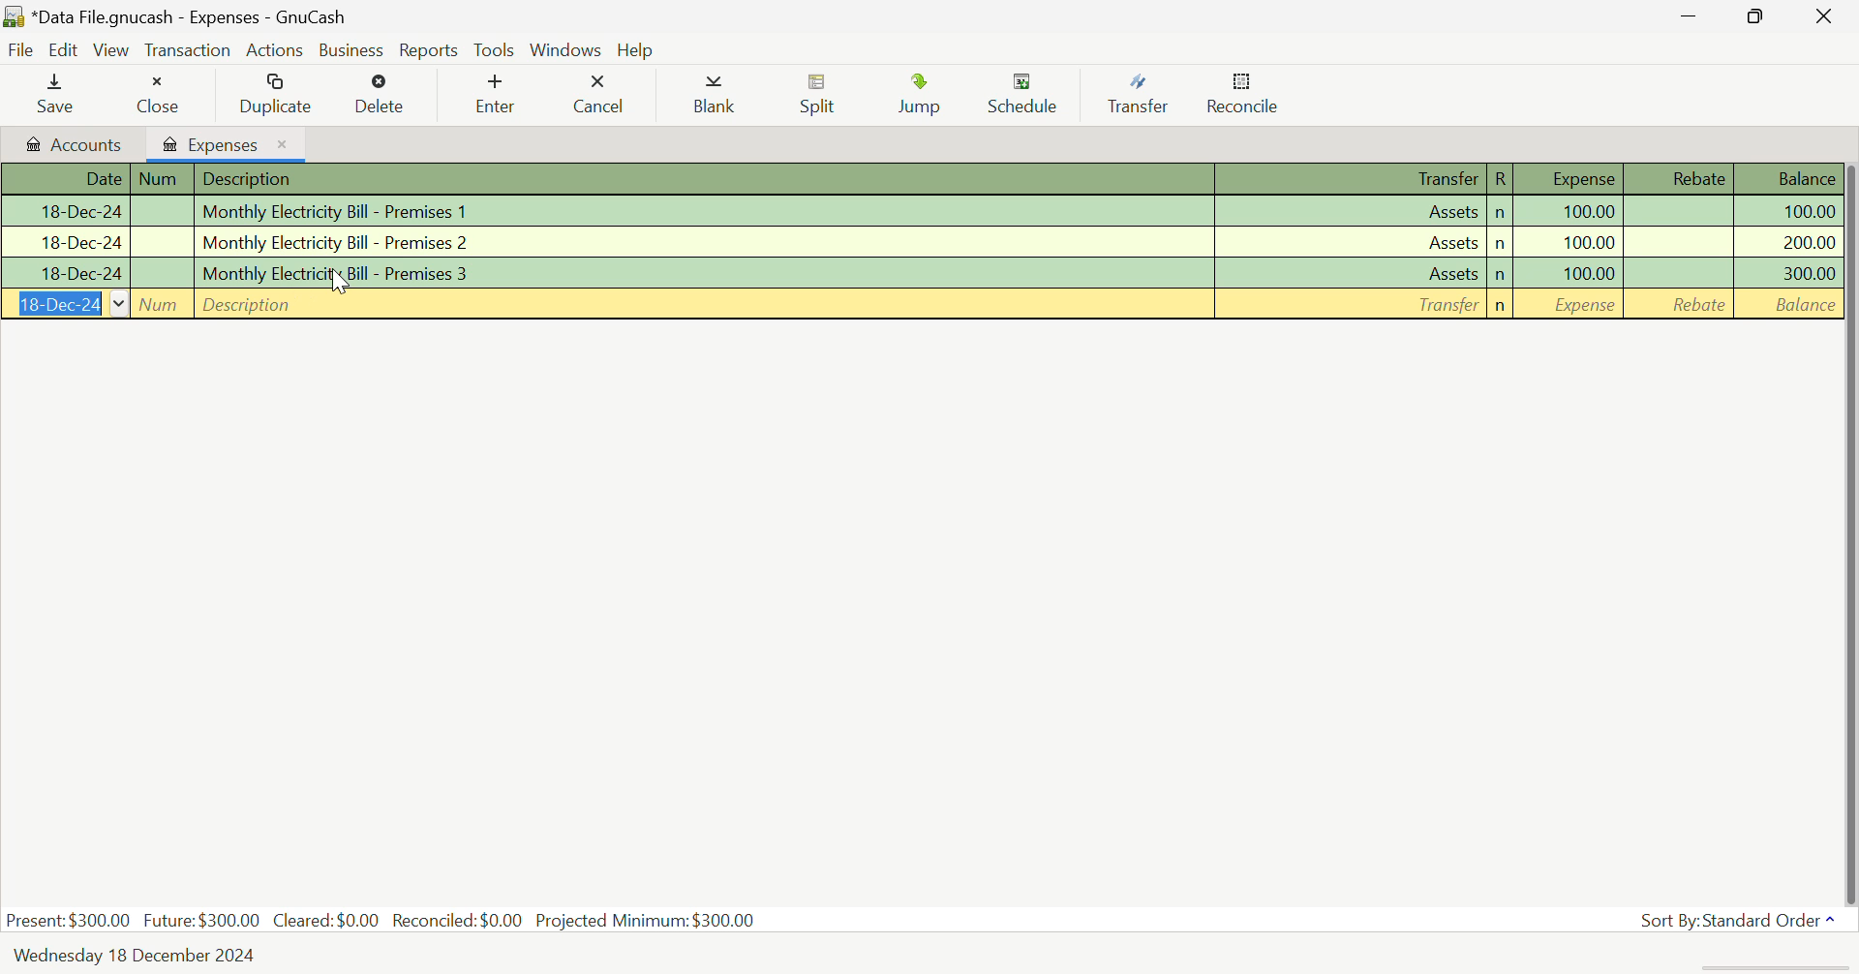 This screenshot has width=1859, height=974. Describe the element at coordinates (1847, 530) in the screenshot. I see `vertical scroll bar` at that location.